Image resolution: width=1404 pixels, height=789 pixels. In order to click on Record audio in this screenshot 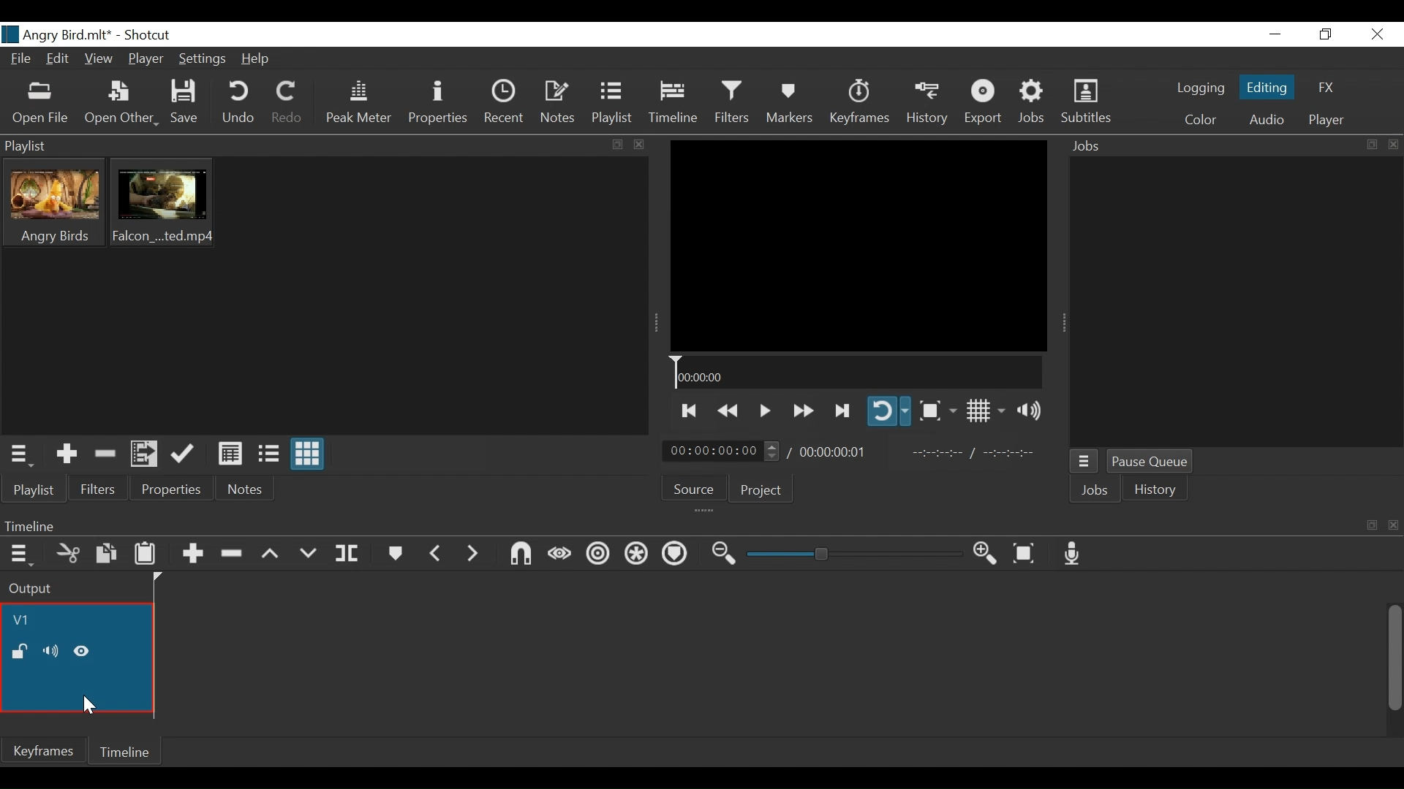, I will do `click(1069, 553)`.